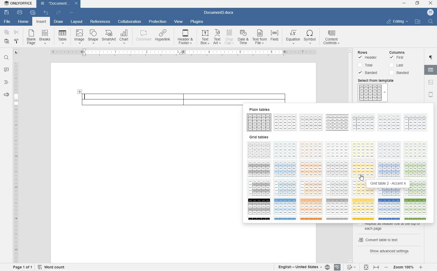 Image resolution: width=437 pixels, height=271 pixels. What do you see at coordinates (431, 83) in the screenshot?
I see `IMAGE` at bounding box center [431, 83].